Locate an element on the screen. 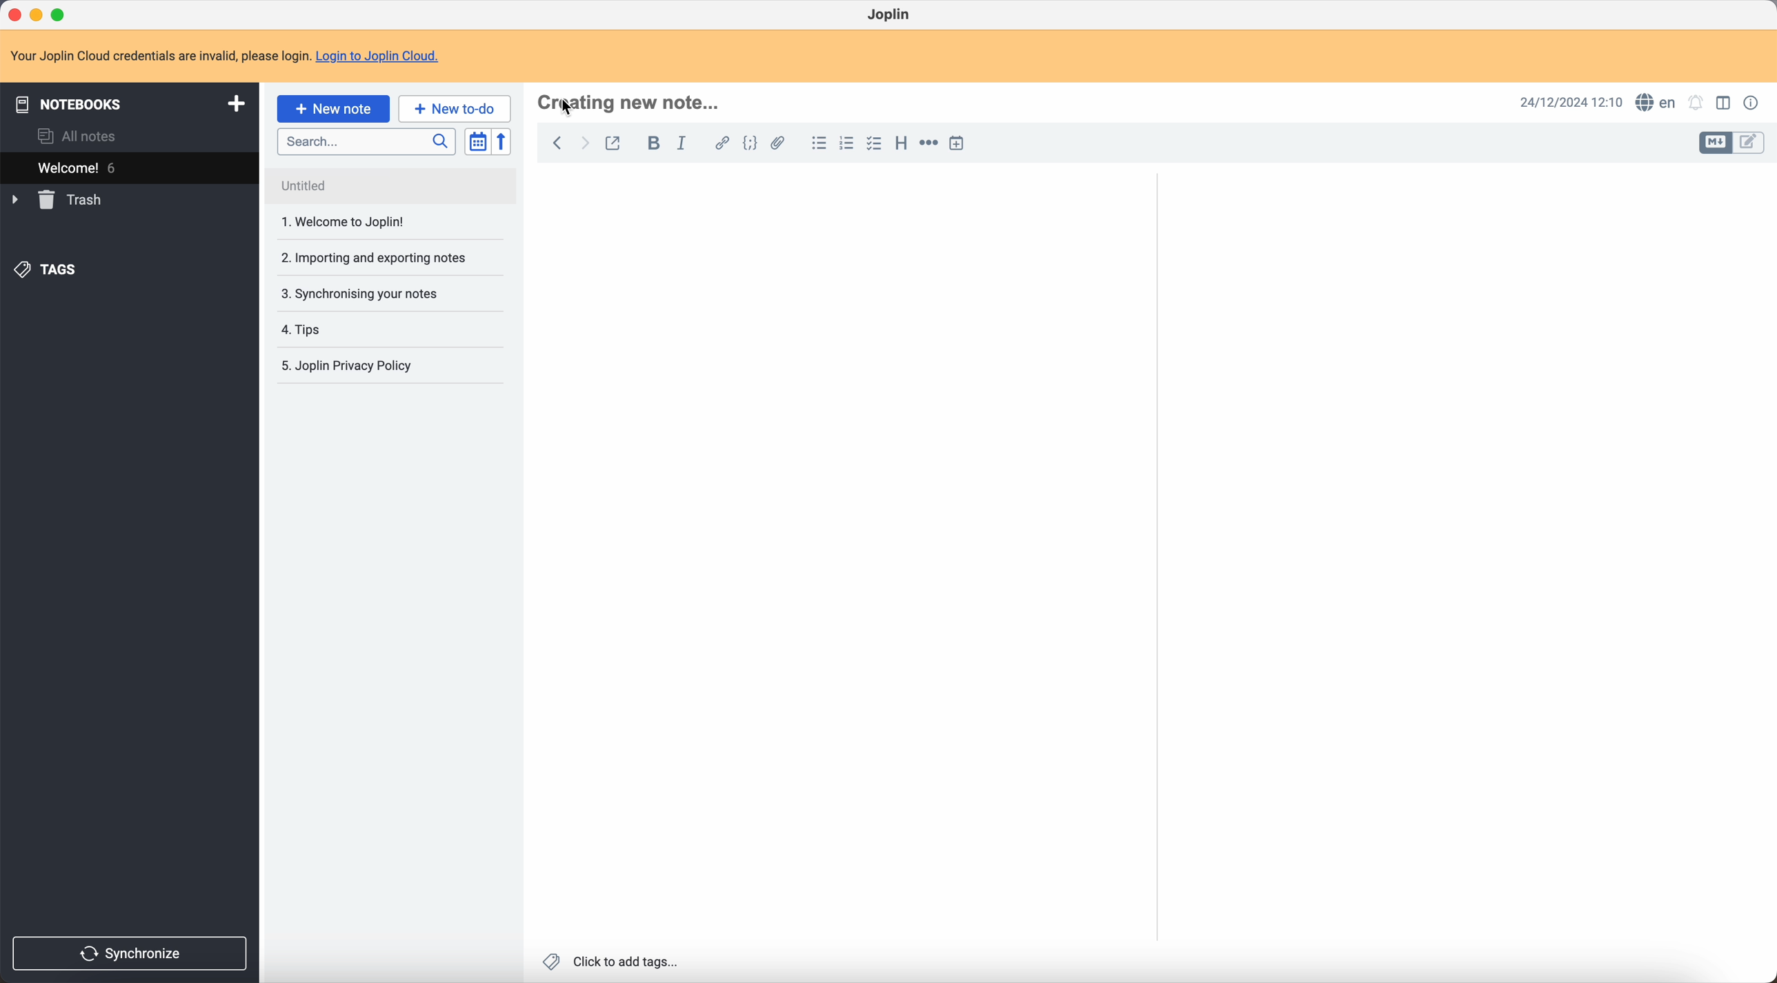  click on new note is located at coordinates (335, 108).